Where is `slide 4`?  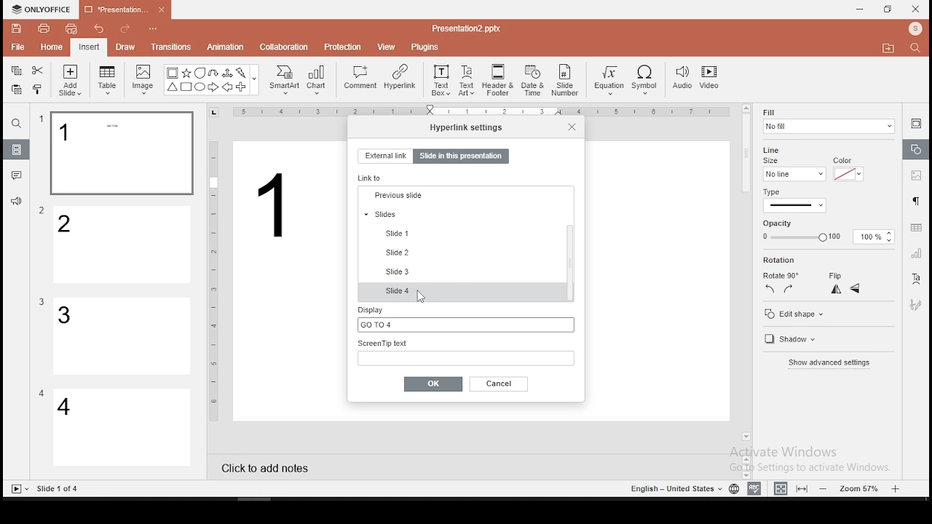
slide 4 is located at coordinates (122, 429).